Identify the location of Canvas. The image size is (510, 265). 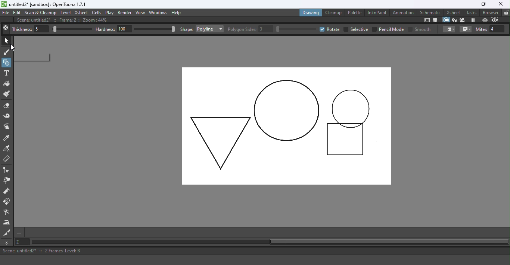
(287, 126).